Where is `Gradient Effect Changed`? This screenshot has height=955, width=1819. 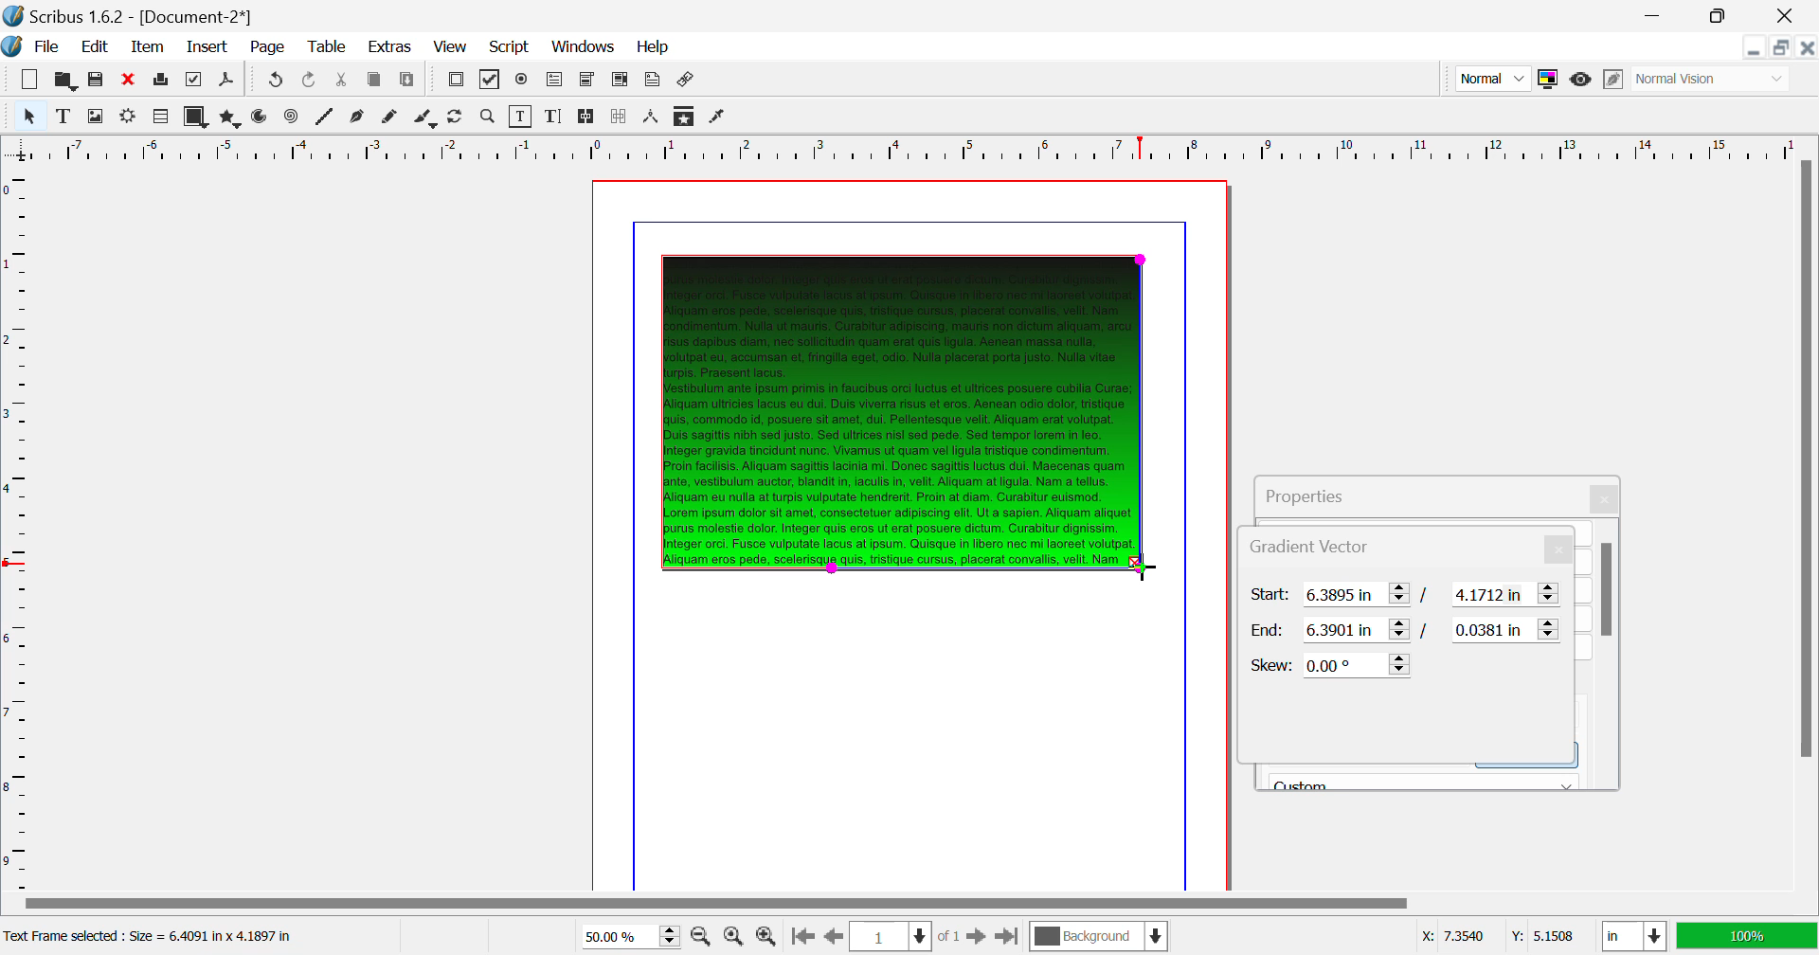 Gradient Effect Changed is located at coordinates (899, 413).